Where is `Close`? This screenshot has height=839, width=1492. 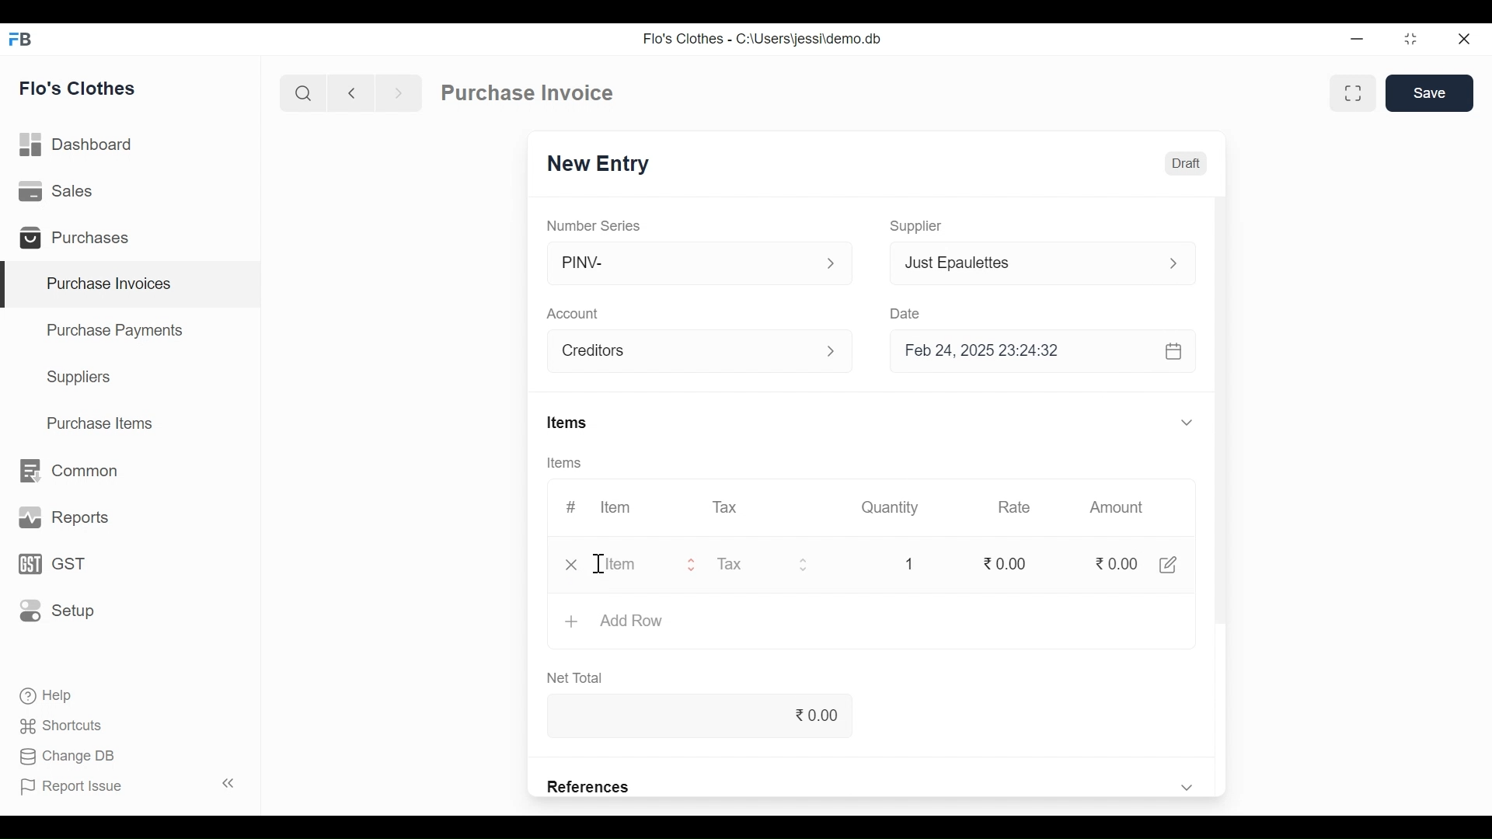 Close is located at coordinates (1464, 39).